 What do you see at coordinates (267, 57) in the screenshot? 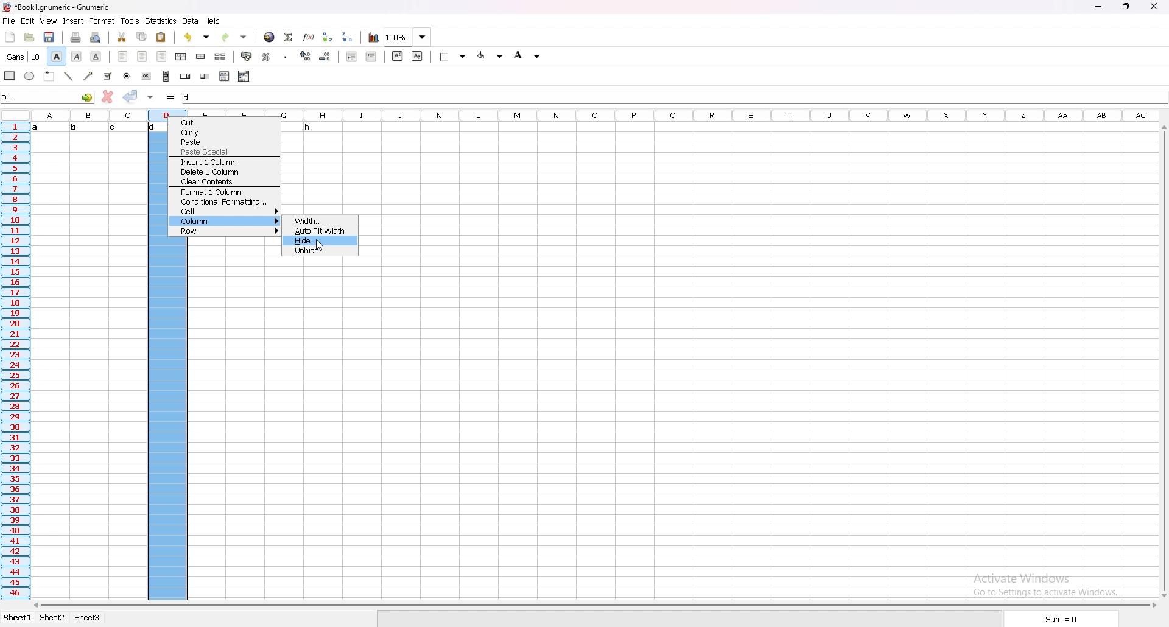
I see `percentage` at bounding box center [267, 57].